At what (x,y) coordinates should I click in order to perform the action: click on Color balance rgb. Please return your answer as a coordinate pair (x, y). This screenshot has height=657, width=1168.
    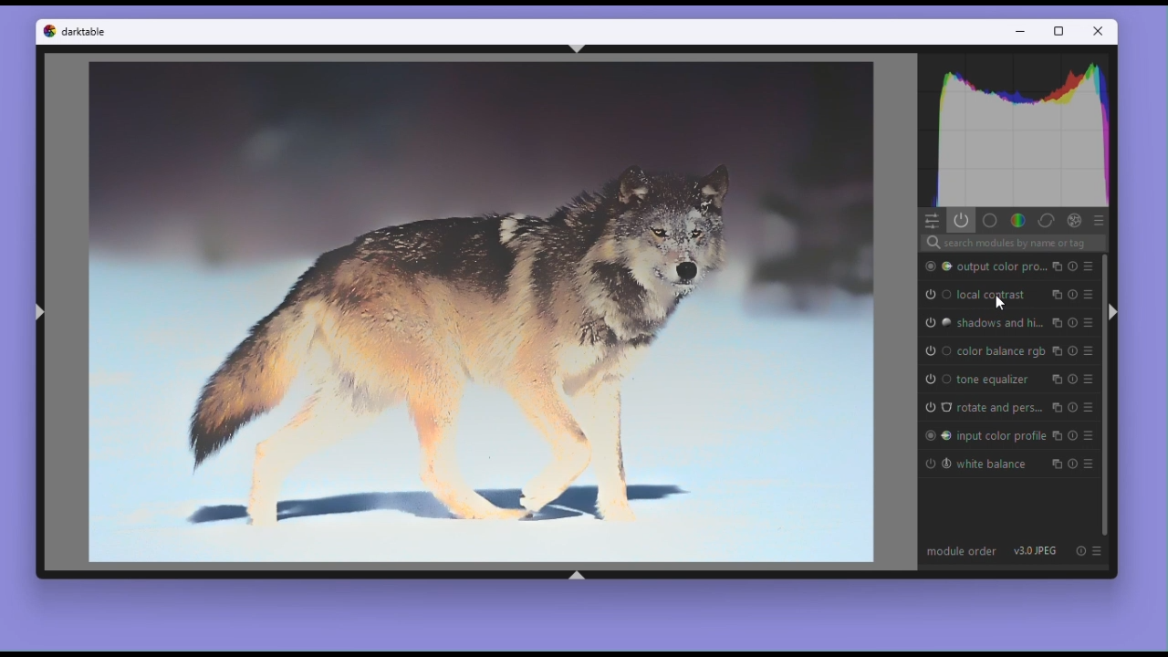
    Looking at the image, I should click on (1001, 352).